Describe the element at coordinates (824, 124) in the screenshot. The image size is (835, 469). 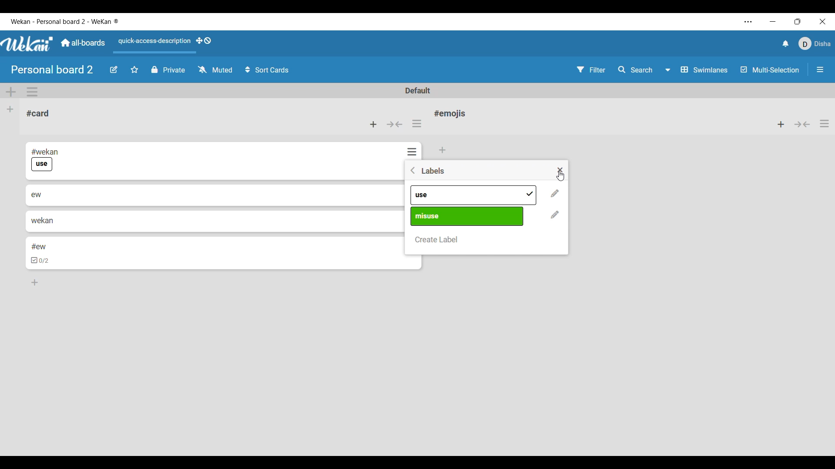
I see `List actions` at that location.